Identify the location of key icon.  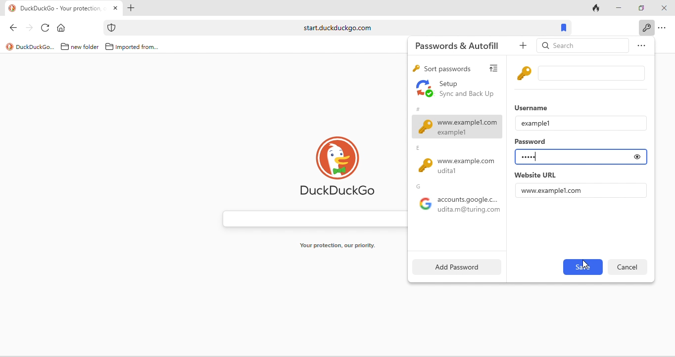
(525, 73).